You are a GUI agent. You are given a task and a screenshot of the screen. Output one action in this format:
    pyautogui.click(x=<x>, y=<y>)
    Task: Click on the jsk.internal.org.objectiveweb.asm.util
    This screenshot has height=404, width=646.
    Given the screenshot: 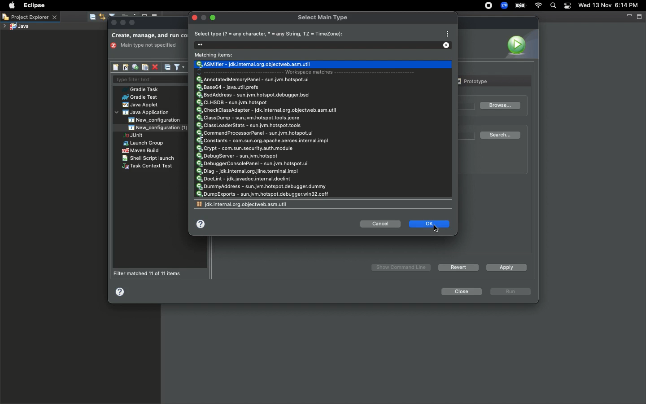 What is the action you would take?
    pyautogui.click(x=244, y=204)
    